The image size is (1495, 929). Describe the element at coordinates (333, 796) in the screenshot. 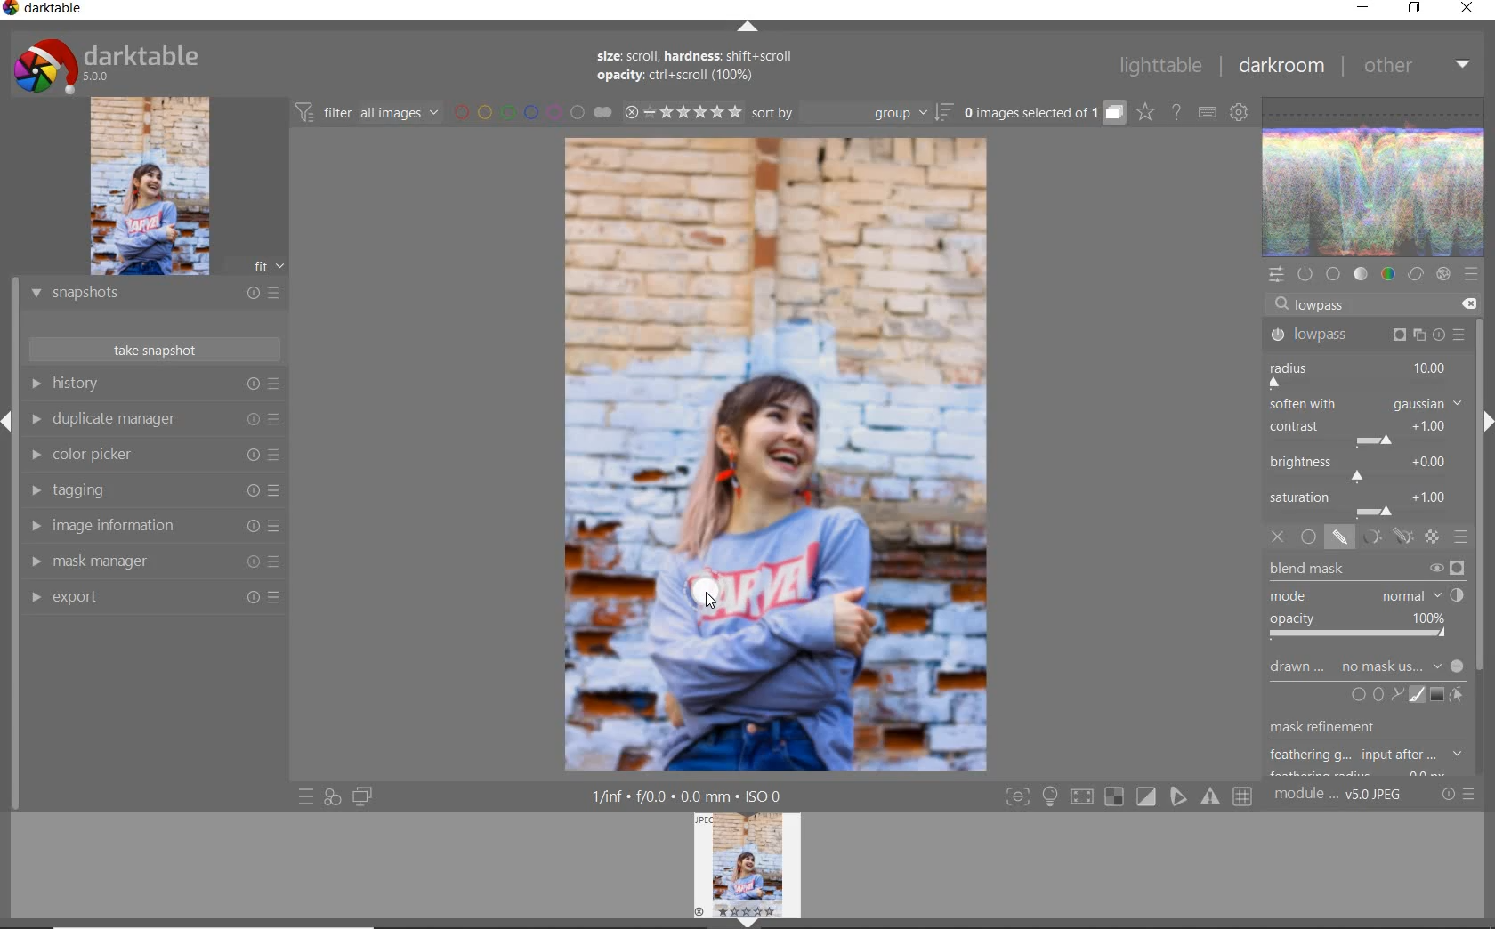

I see `quick access for applying any of your styles` at that location.